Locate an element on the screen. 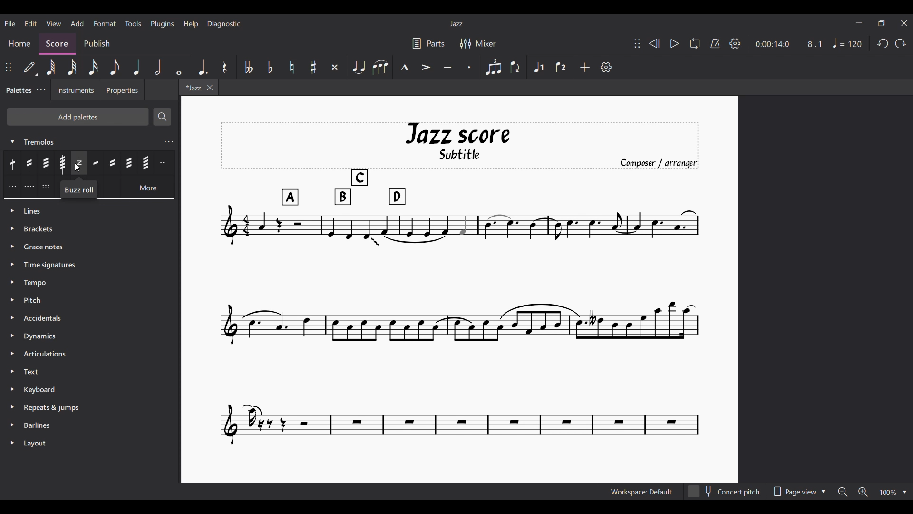  Toggle flat is located at coordinates (270, 67).